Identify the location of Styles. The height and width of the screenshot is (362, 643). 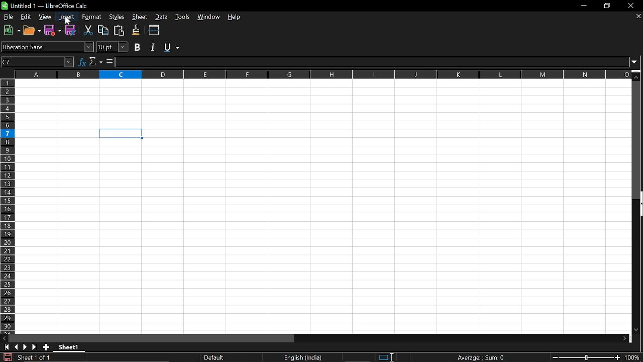
(118, 16).